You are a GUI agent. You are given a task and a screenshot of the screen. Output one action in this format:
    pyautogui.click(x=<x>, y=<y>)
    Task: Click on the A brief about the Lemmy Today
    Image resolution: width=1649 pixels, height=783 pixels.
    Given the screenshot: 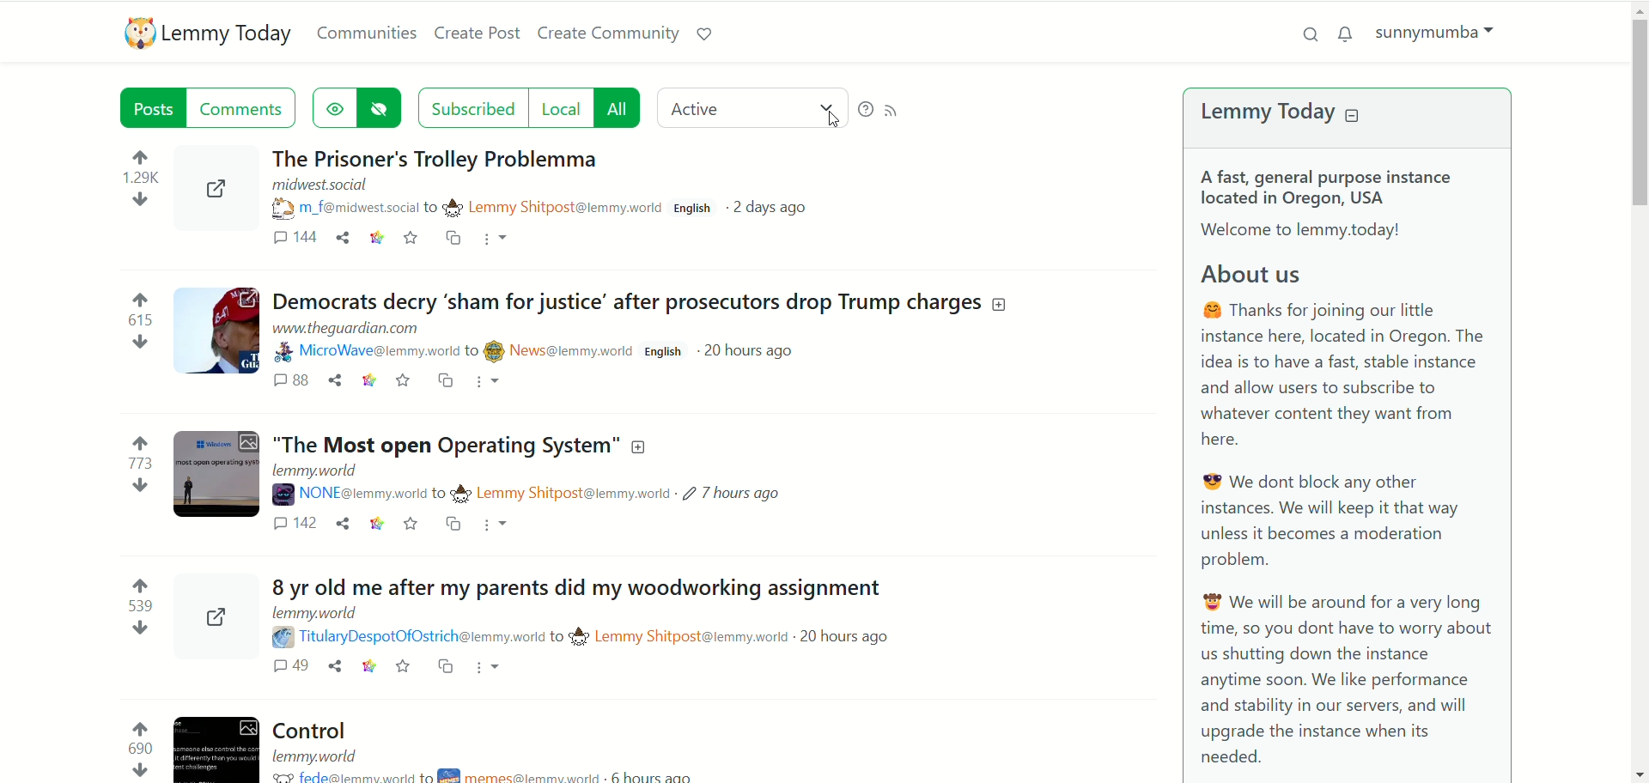 What is the action you would take?
    pyautogui.click(x=1348, y=464)
    